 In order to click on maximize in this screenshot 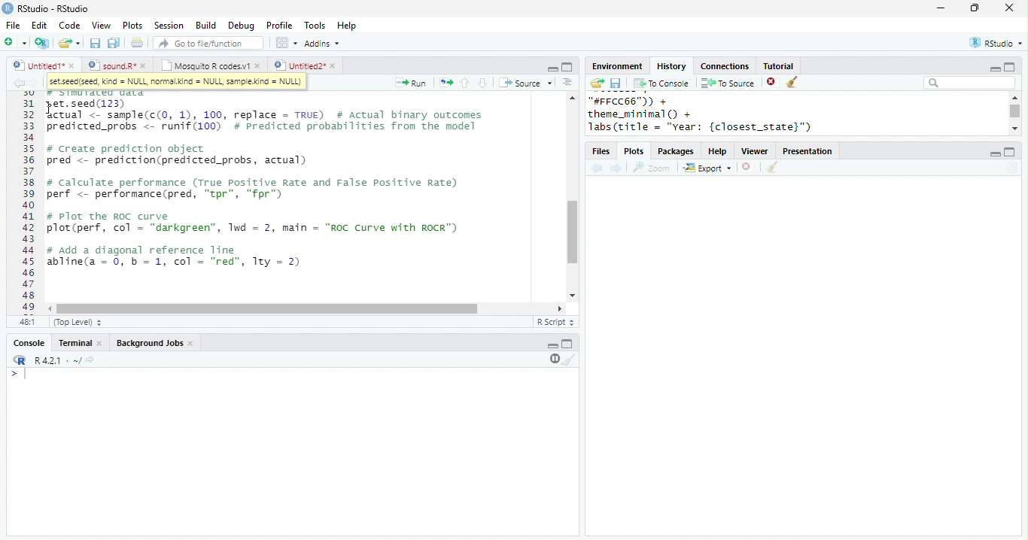, I will do `click(567, 67)`.